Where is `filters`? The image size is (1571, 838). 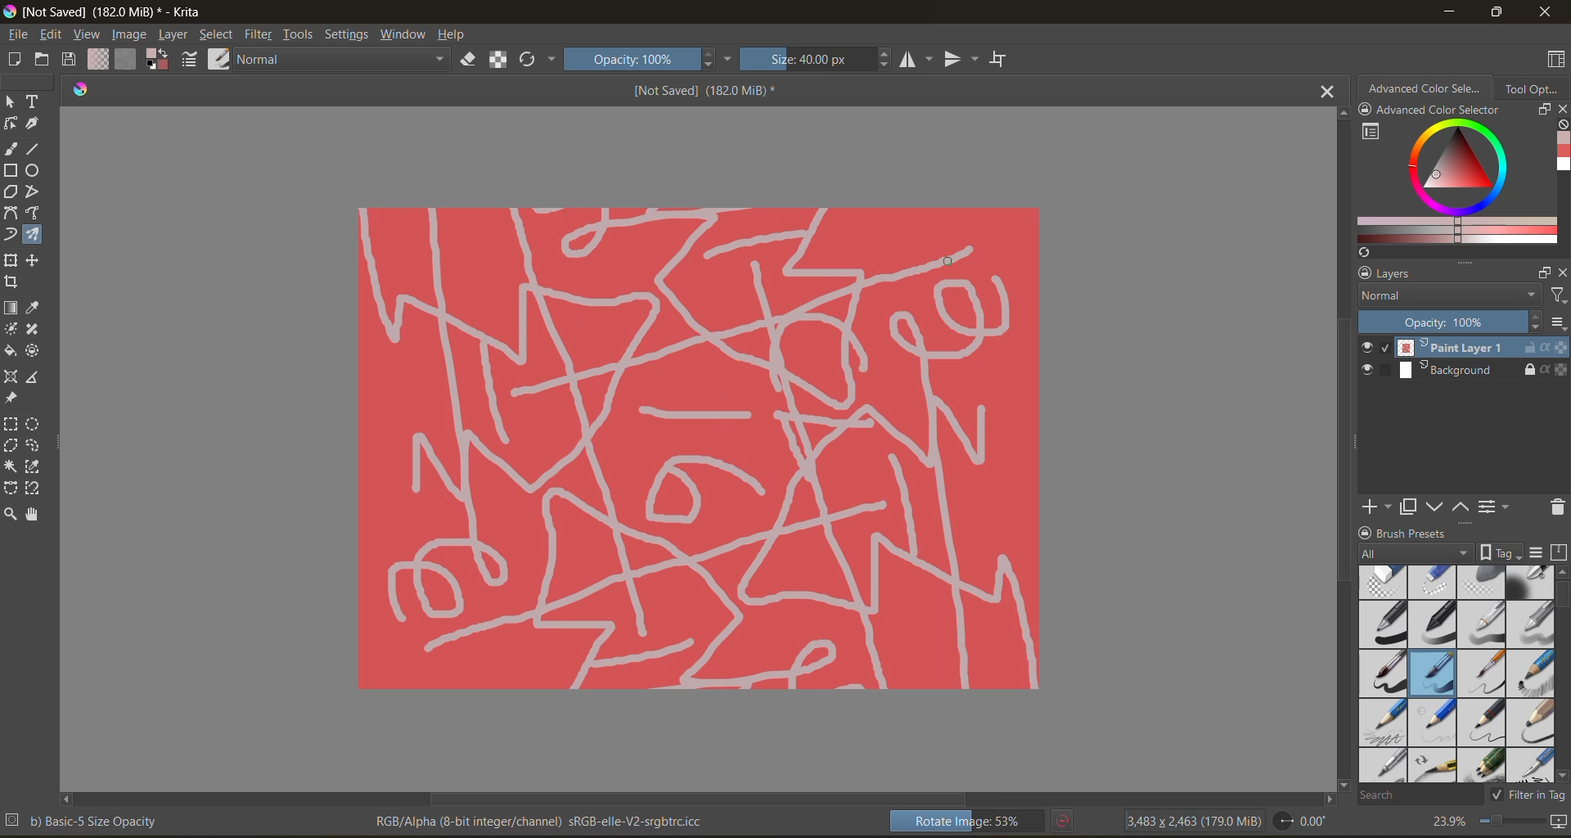
filters is located at coordinates (263, 37).